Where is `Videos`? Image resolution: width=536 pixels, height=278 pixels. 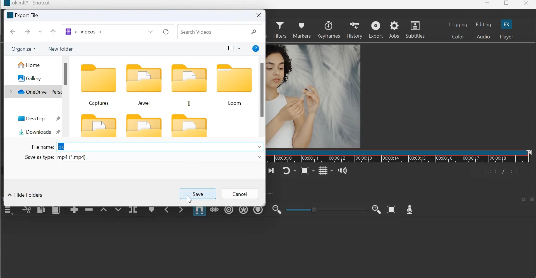 Videos is located at coordinates (90, 31).